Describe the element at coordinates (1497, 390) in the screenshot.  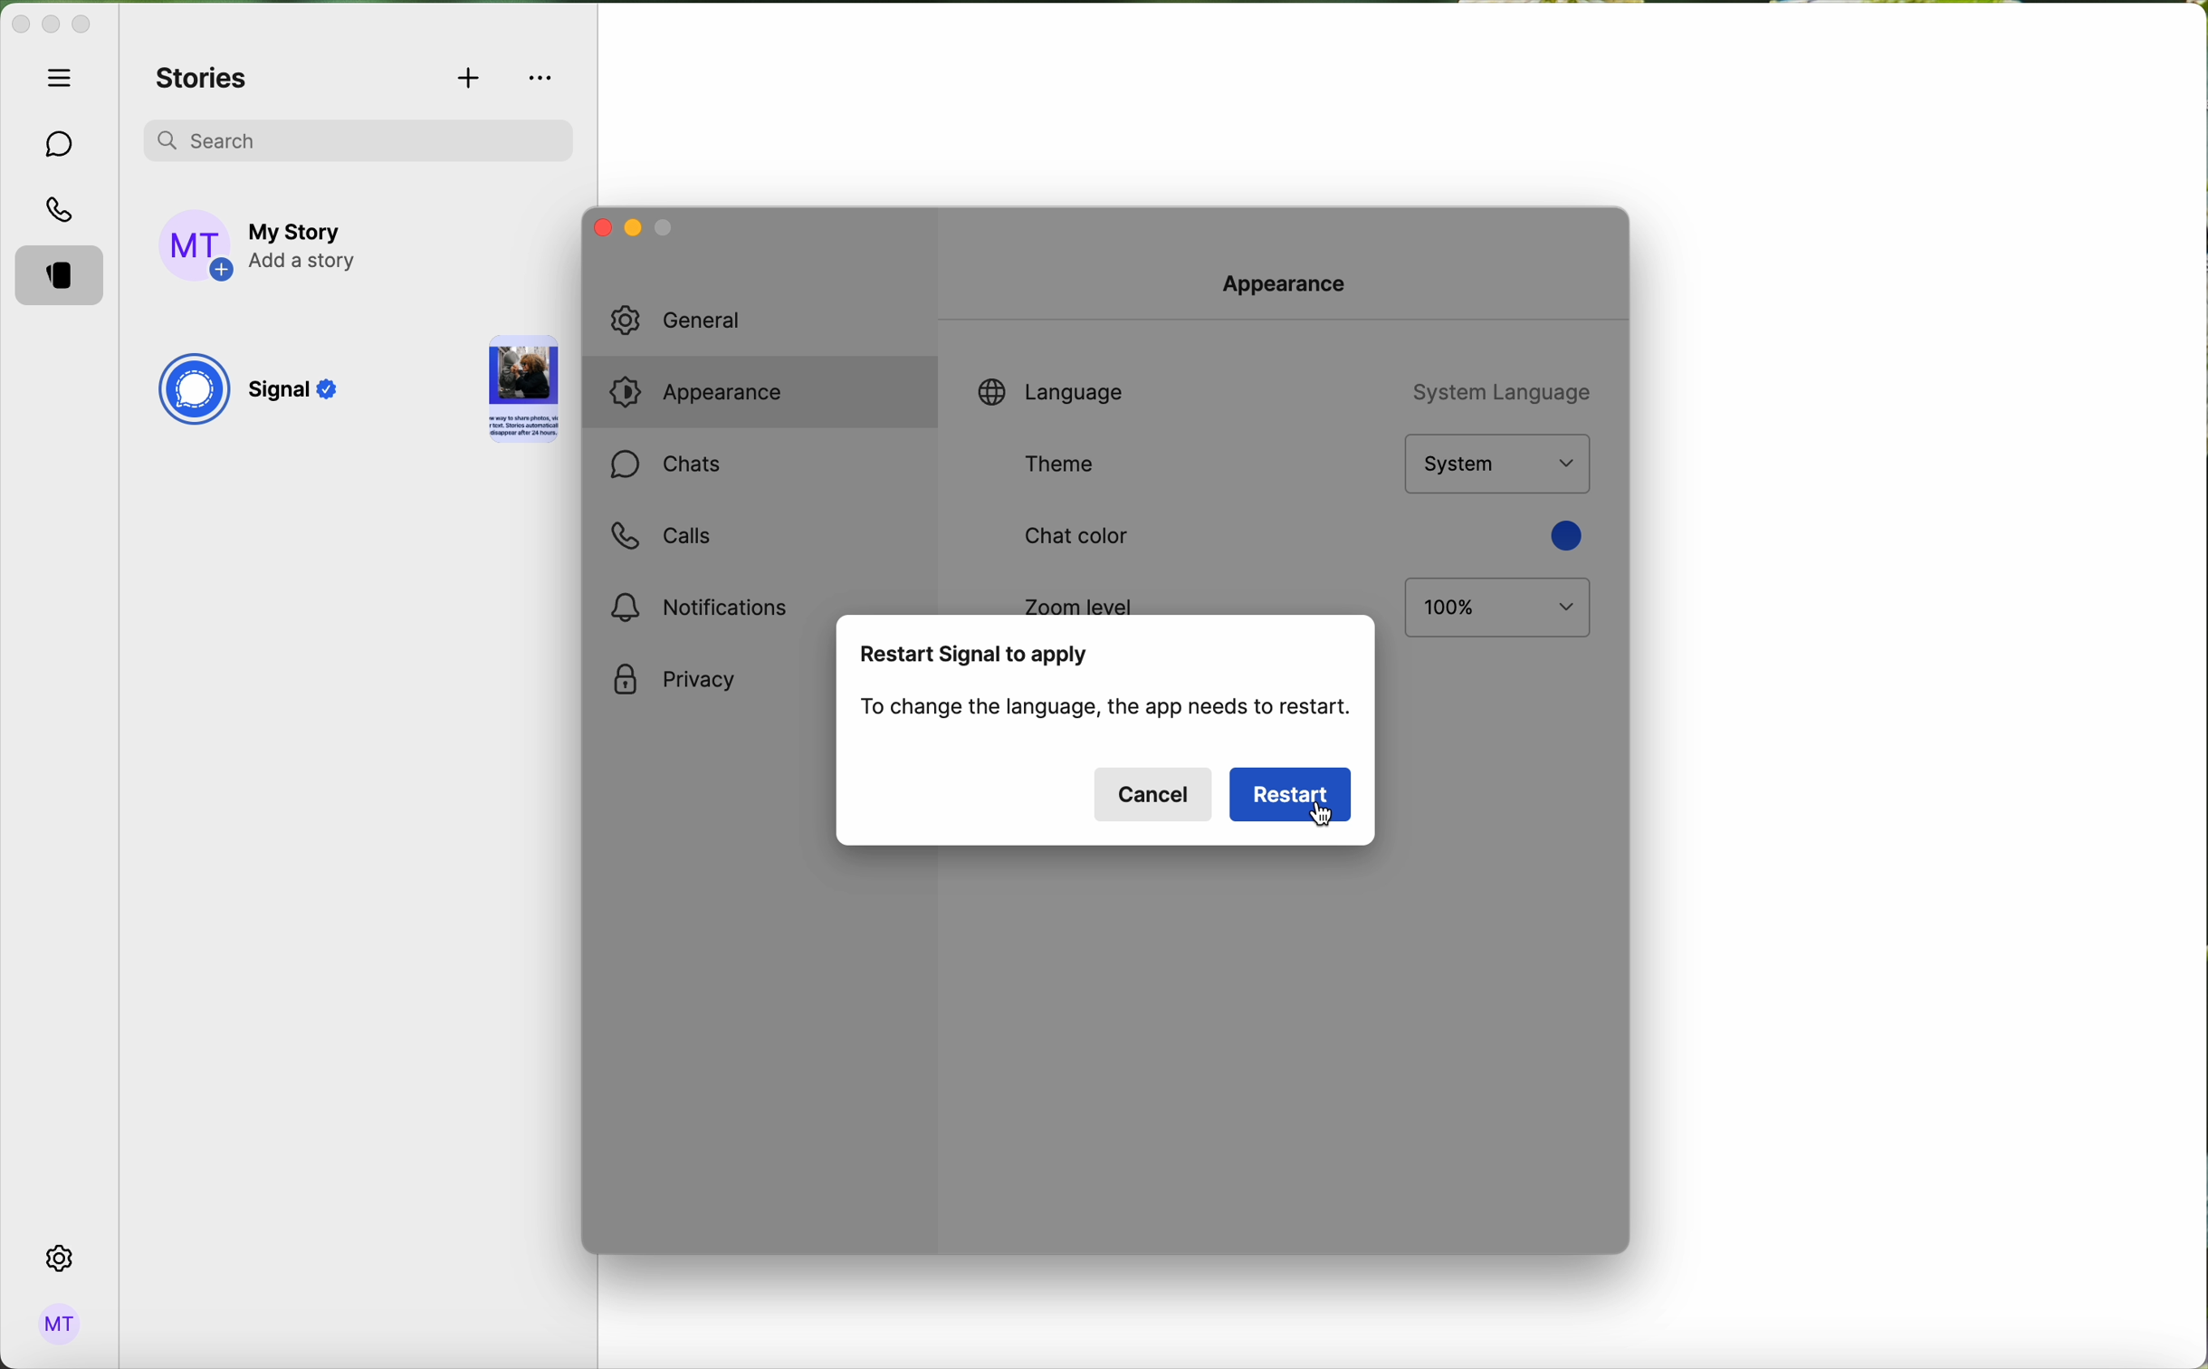
I see `system language` at that location.